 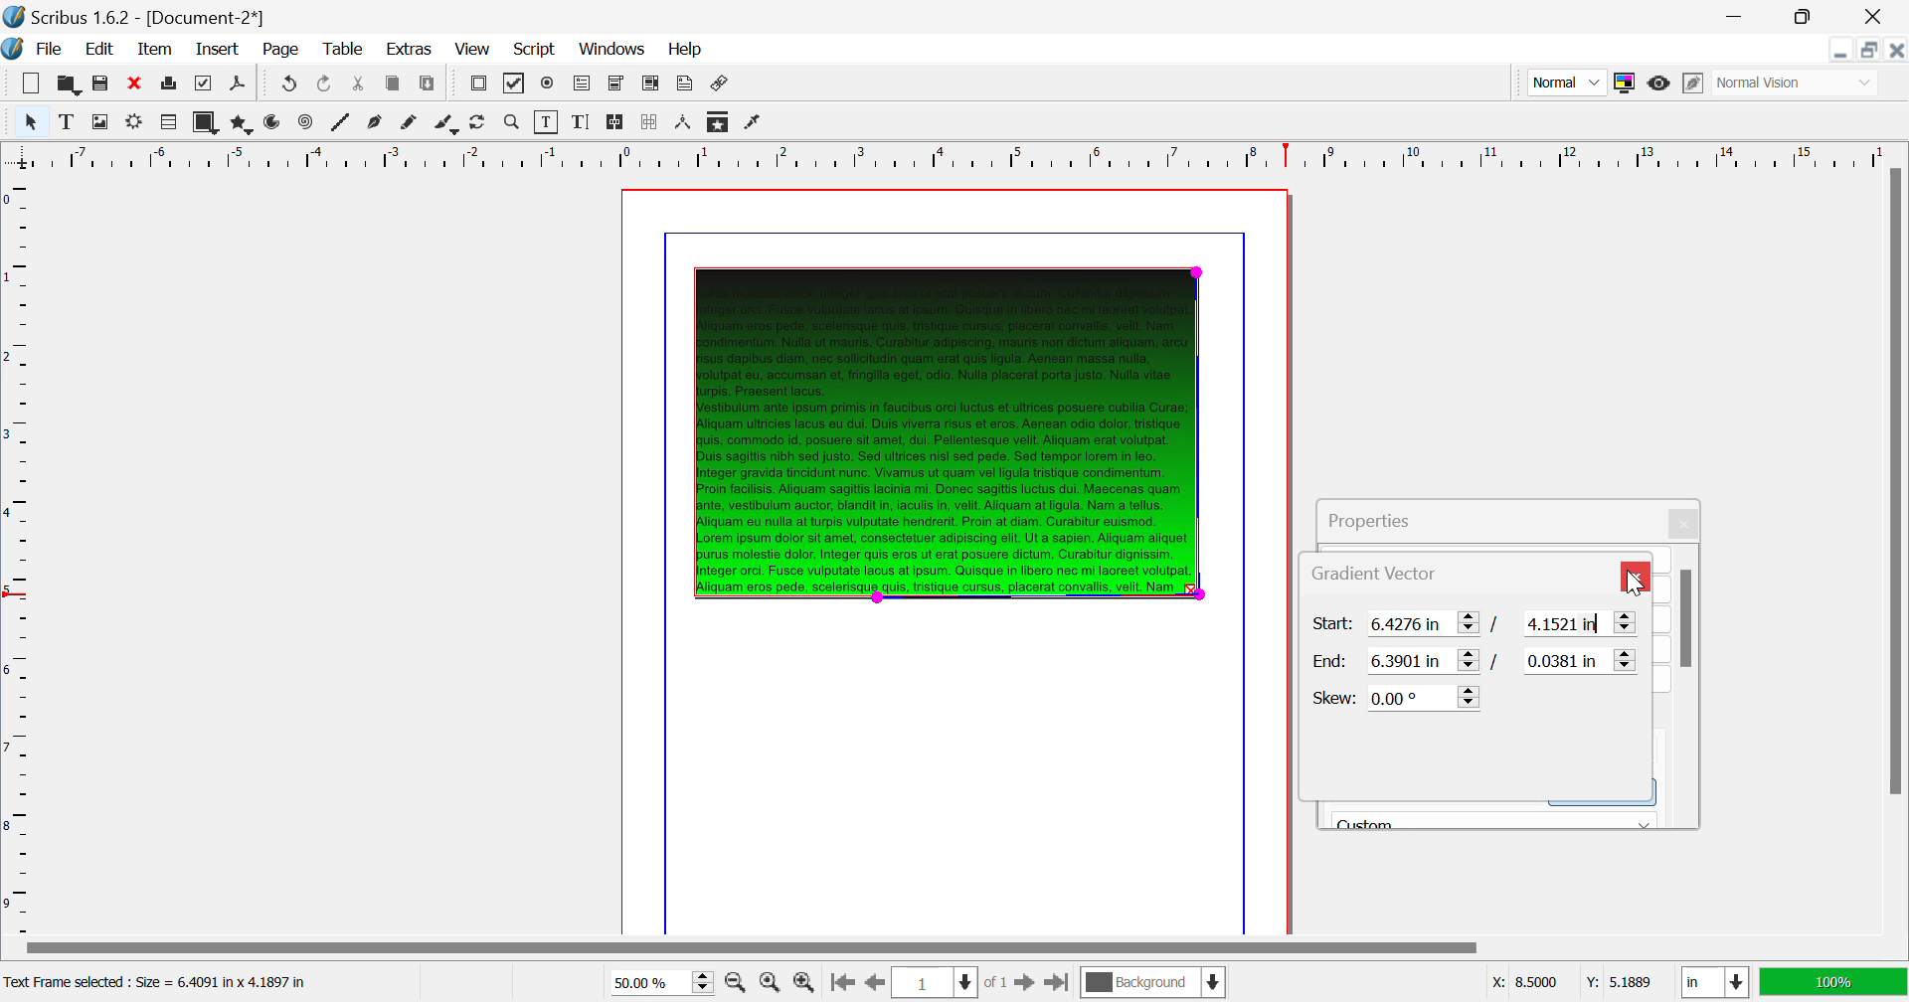 What do you see at coordinates (581, 122) in the screenshot?
I see `Edit Text with Story Editor` at bounding box center [581, 122].